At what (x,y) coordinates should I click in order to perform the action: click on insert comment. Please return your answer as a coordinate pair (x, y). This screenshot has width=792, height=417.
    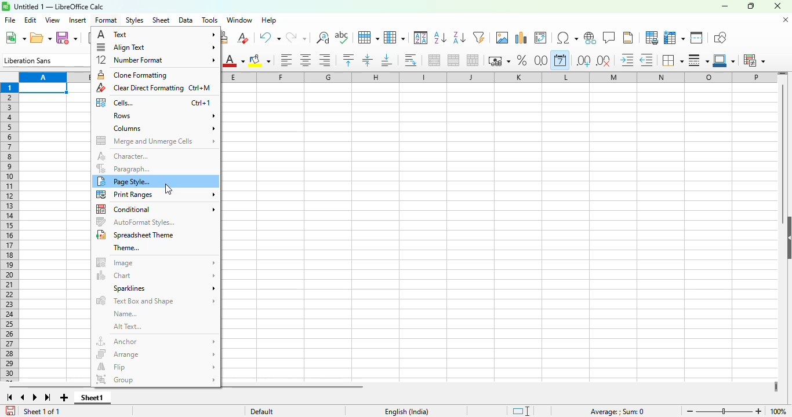
    Looking at the image, I should click on (610, 37).